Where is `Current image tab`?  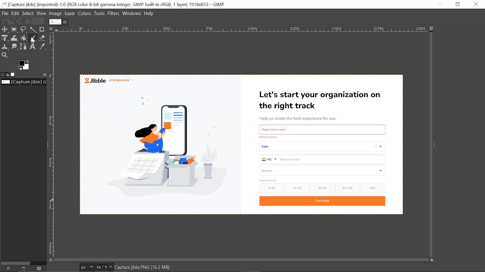
Current image tab is located at coordinates (55, 22).